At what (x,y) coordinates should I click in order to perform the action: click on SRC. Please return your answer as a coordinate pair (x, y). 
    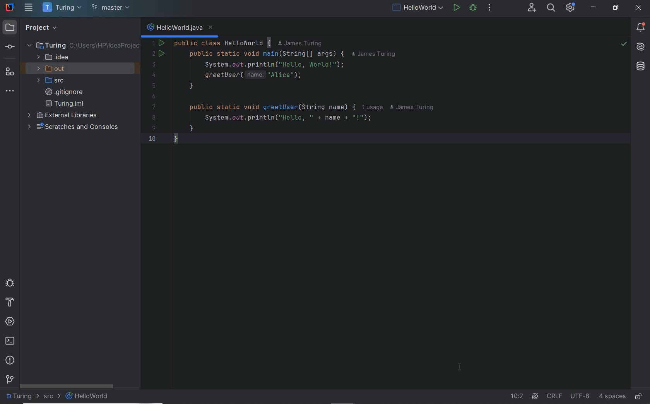
    Looking at the image, I should click on (52, 397).